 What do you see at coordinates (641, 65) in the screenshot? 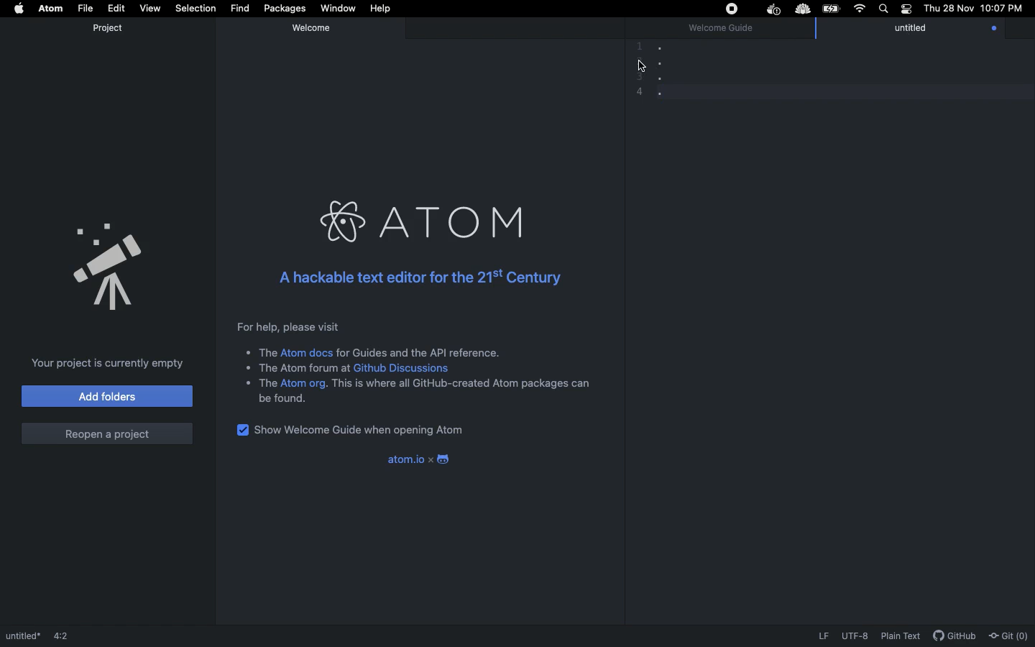
I see `` at bounding box center [641, 65].